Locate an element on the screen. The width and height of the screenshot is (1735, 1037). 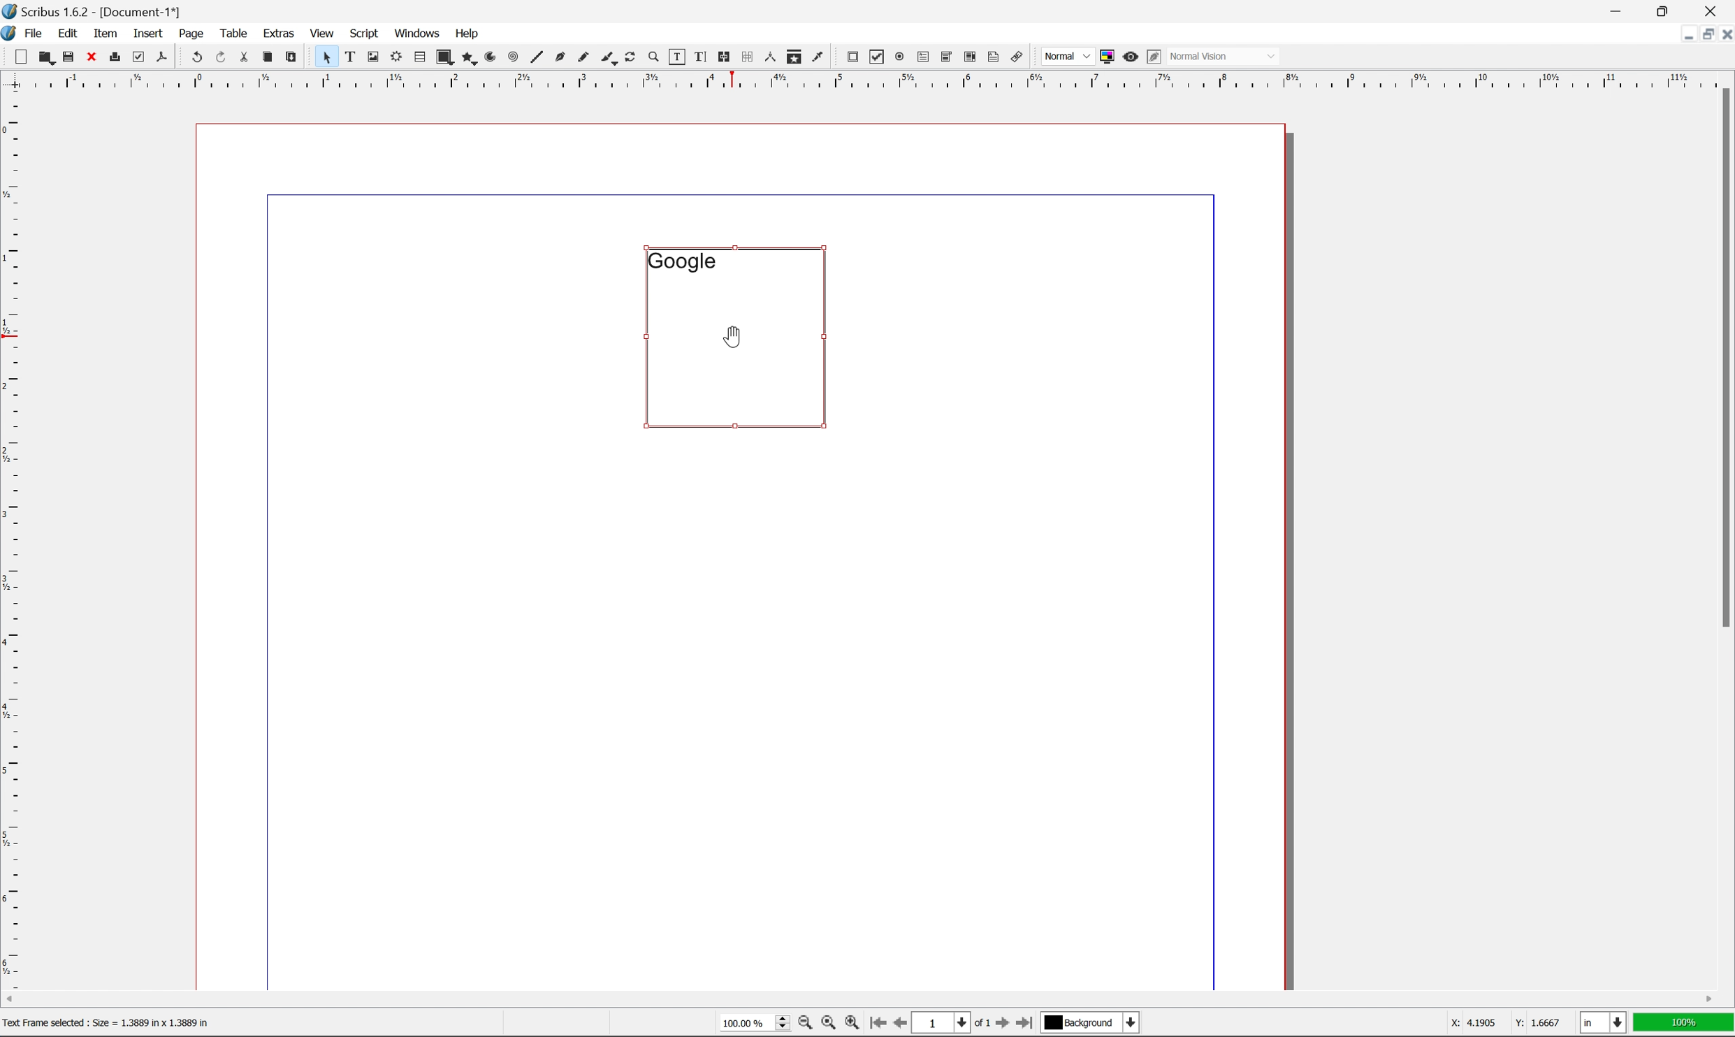
bezier curve is located at coordinates (560, 57).